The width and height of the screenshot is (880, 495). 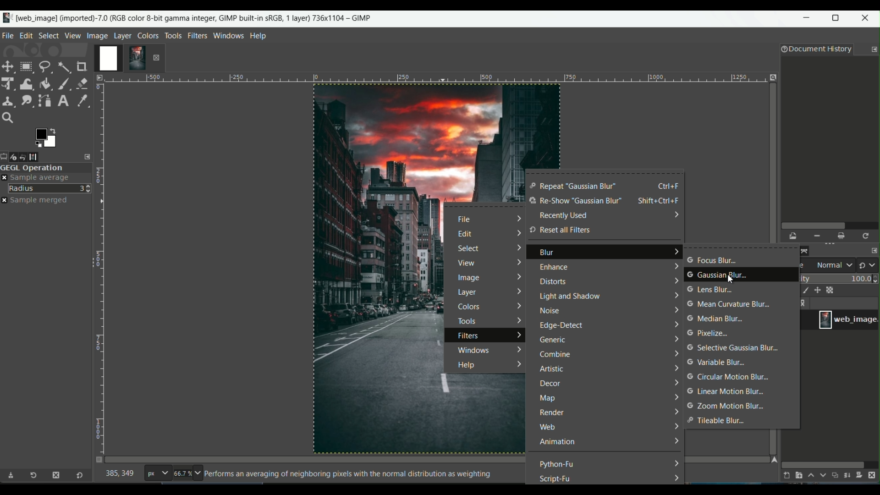 I want to click on selective guassian blur, so click(x=734, y=348).